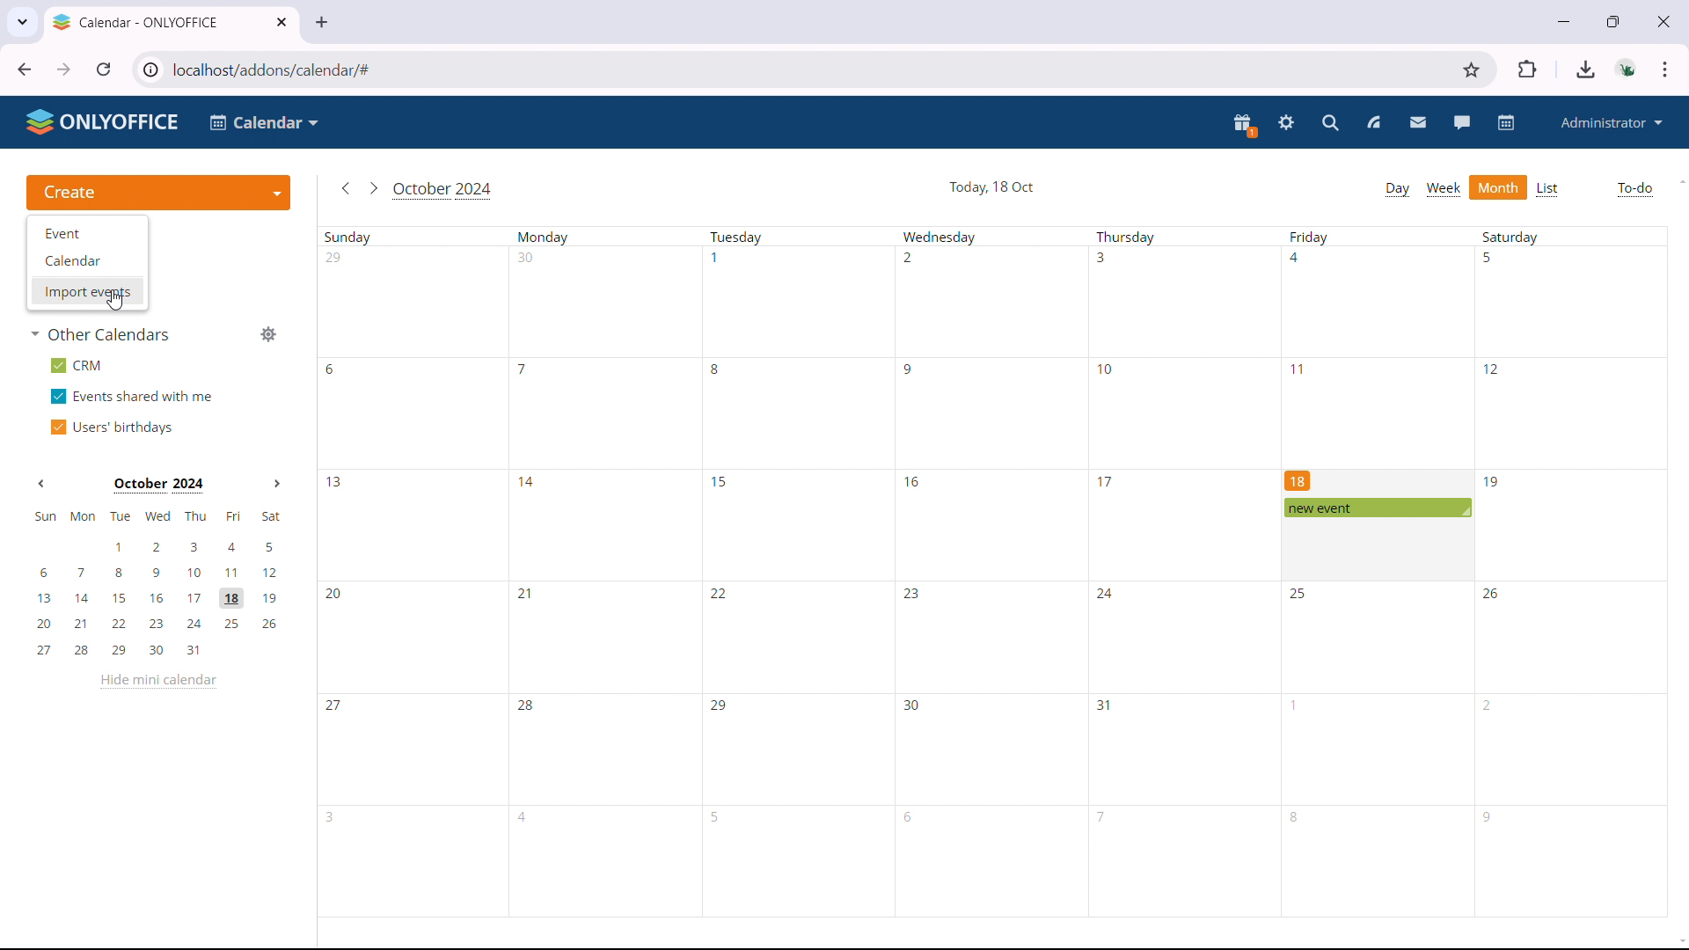  I want to click on 6, so click(912, 818).